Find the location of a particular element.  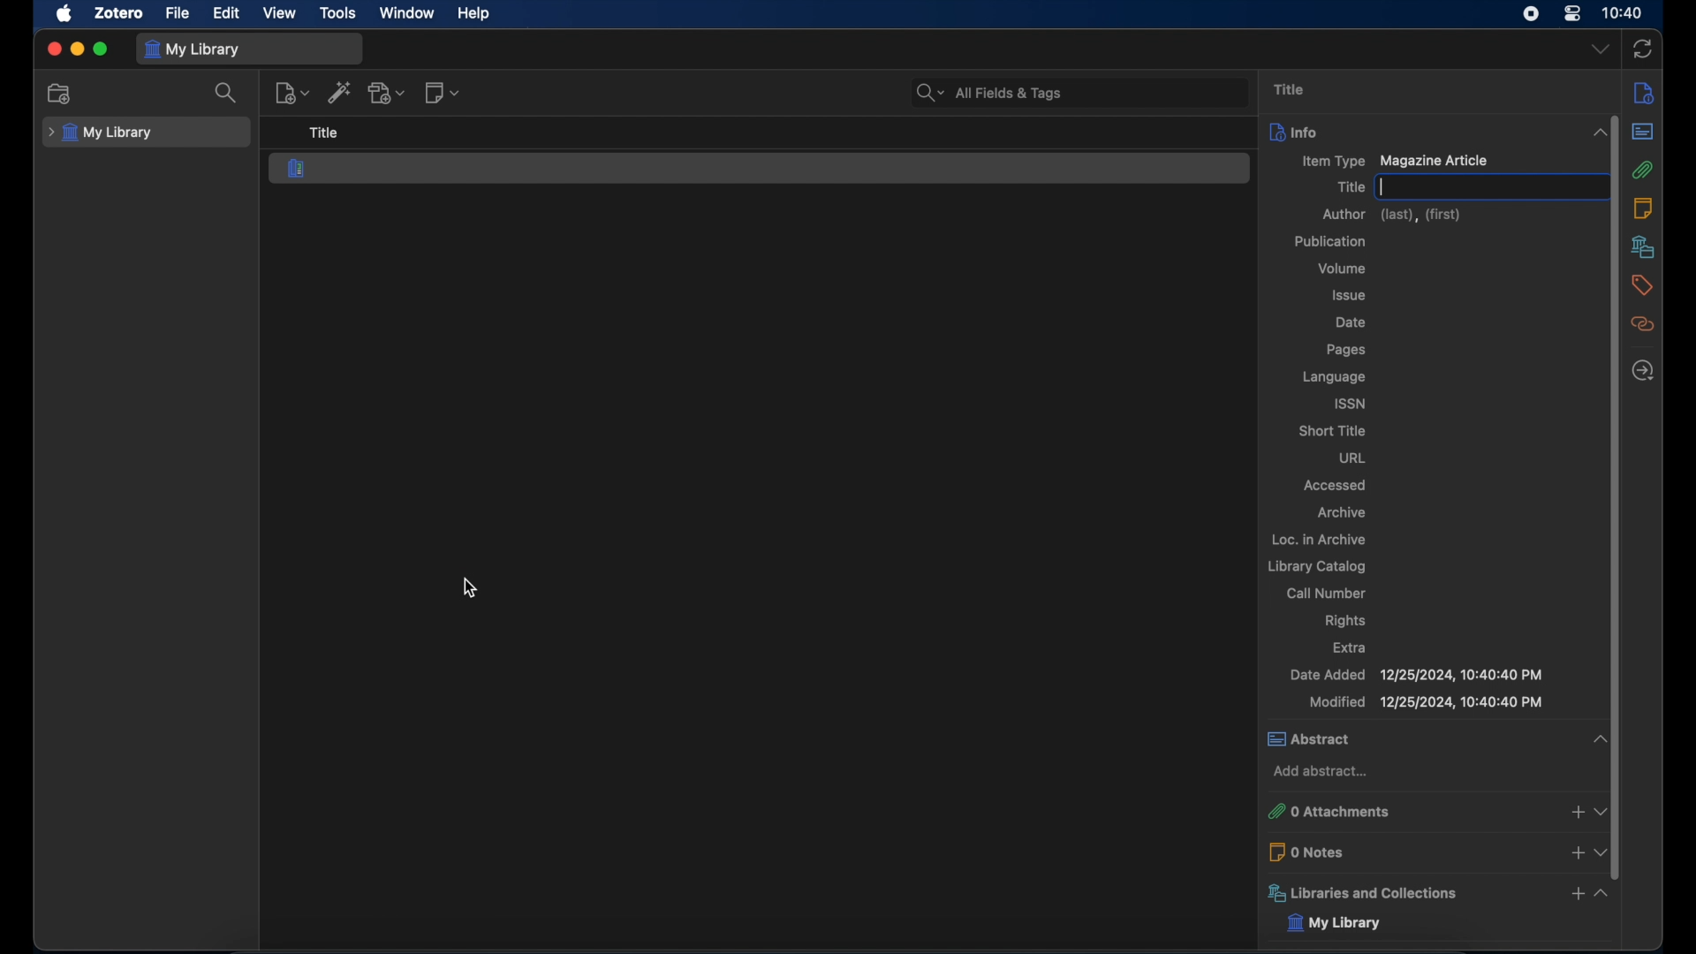

dropdown is located at coordinates (1600, 48).